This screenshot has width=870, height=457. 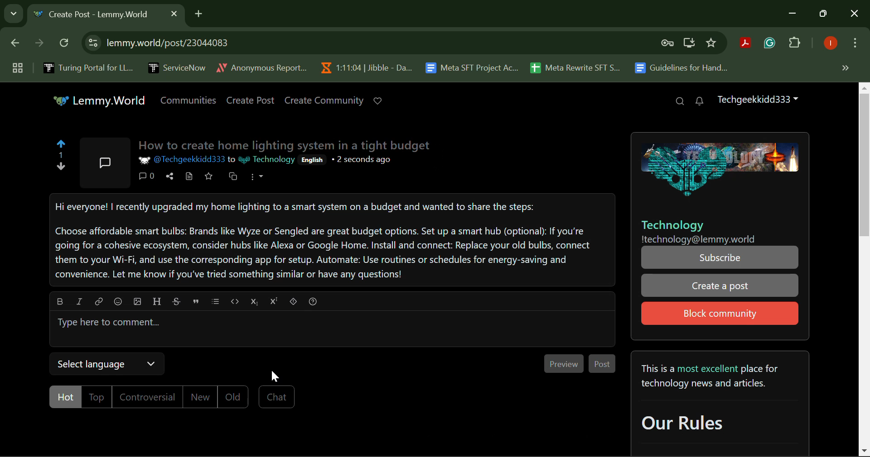 I want to click on Cursor Position AFTER_LAST_ACTION, so click(x=276, y=376).